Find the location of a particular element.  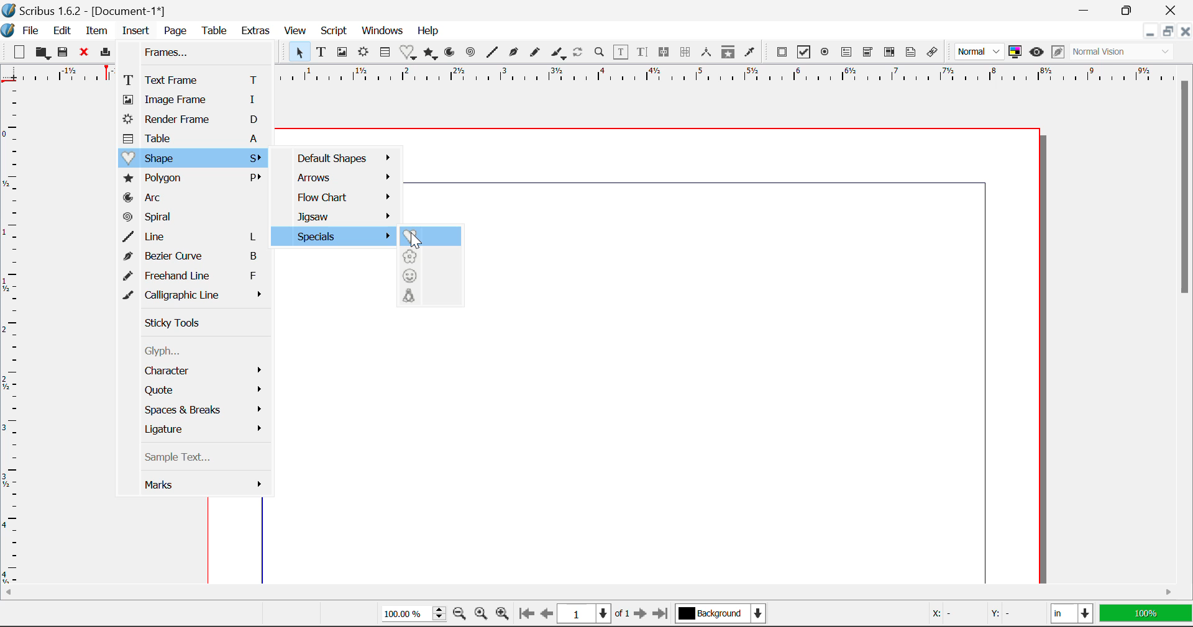

Eyedropper is located at coordinates (750, 52).